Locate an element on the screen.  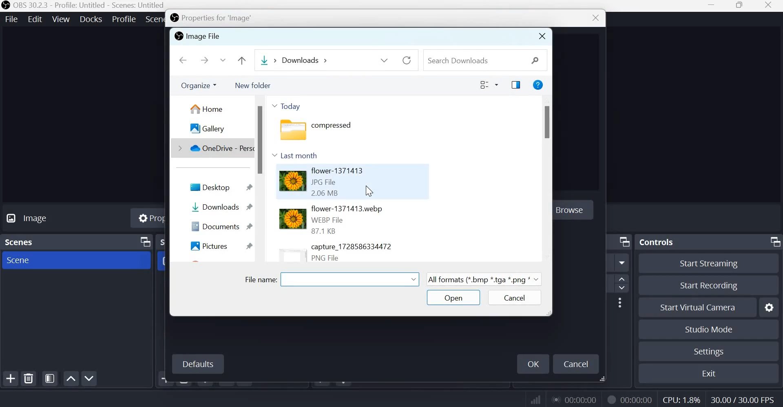
Studio mode is located at coordinates (709, 329).